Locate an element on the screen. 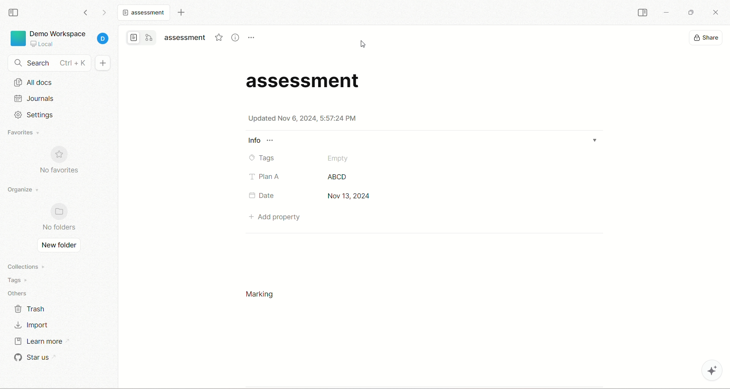 Image resolution: width=730 pixels, height=389 pixels. Updated Nov 6, 2024, 5:57:24 PM is located at coordinates (302, 119).